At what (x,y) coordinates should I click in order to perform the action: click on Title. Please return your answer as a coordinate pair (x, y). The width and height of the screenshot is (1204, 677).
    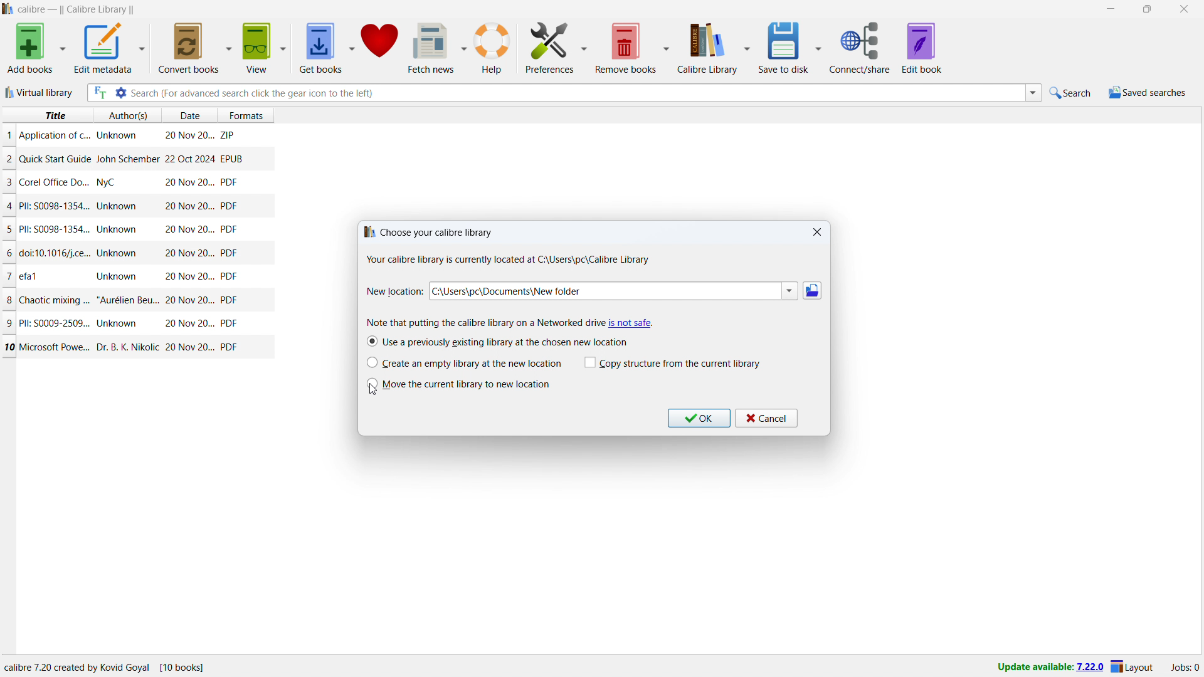
    Looking at the image, I should click on (54, 135).